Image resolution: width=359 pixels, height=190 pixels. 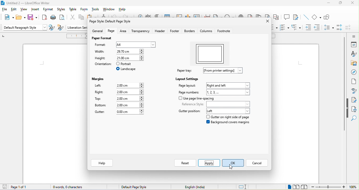 I want to click on columns, so click(x=206, y=31).